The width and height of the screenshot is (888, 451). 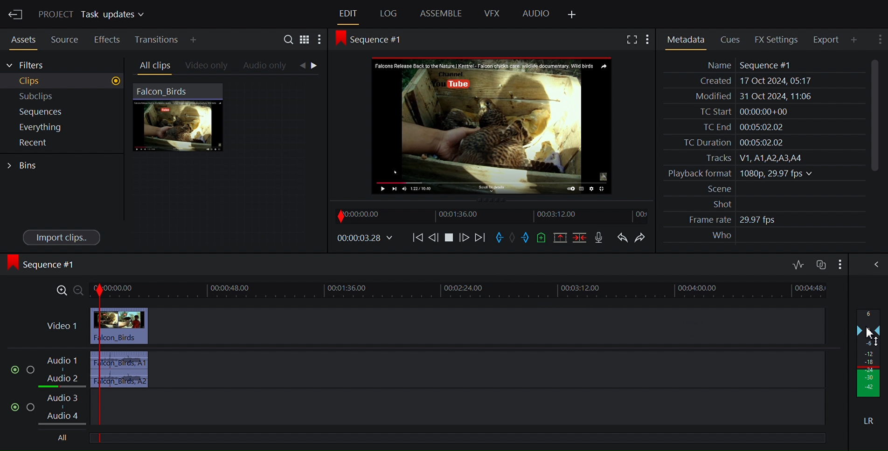 I want to click on Navigation, so click(x=313, y=67).